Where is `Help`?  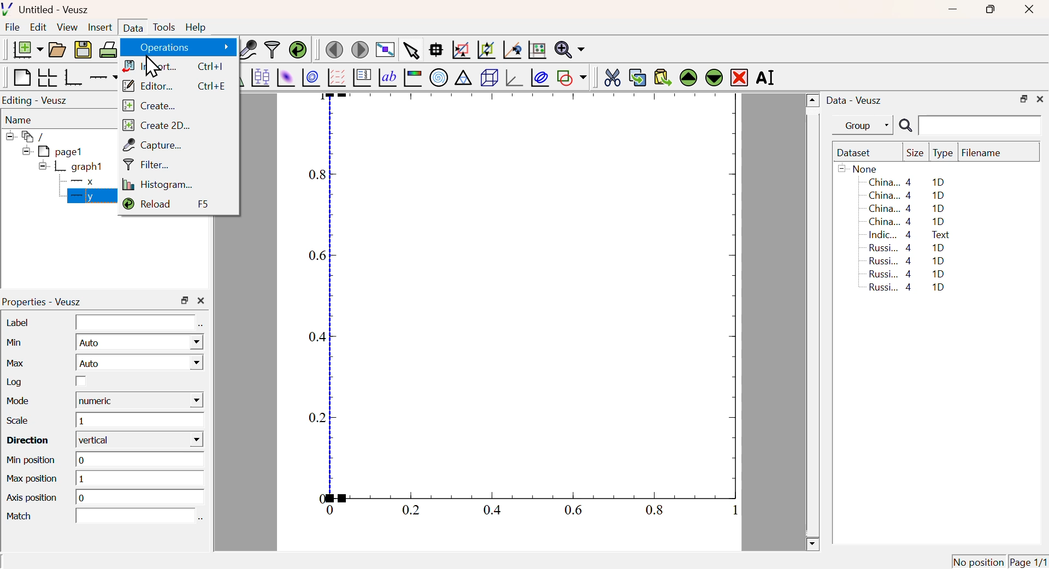 Help is located at coordinates (196, 27).